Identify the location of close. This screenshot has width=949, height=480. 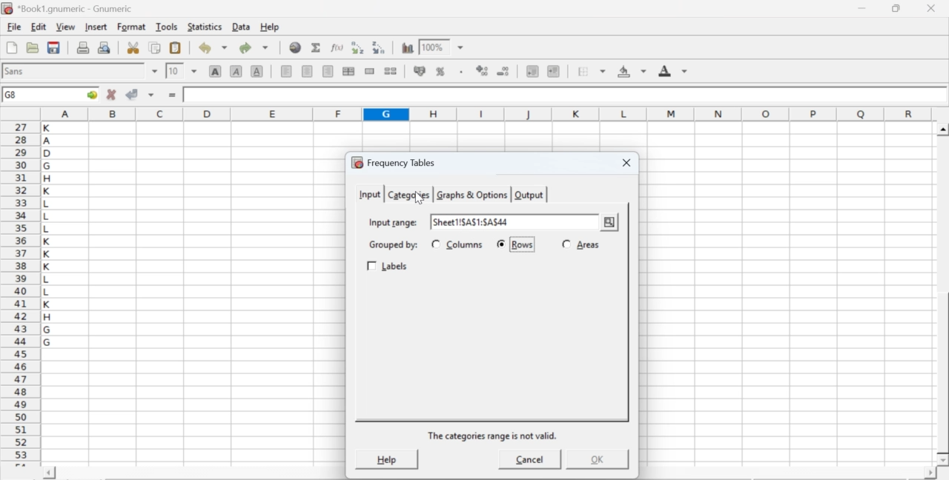
(930, 8).